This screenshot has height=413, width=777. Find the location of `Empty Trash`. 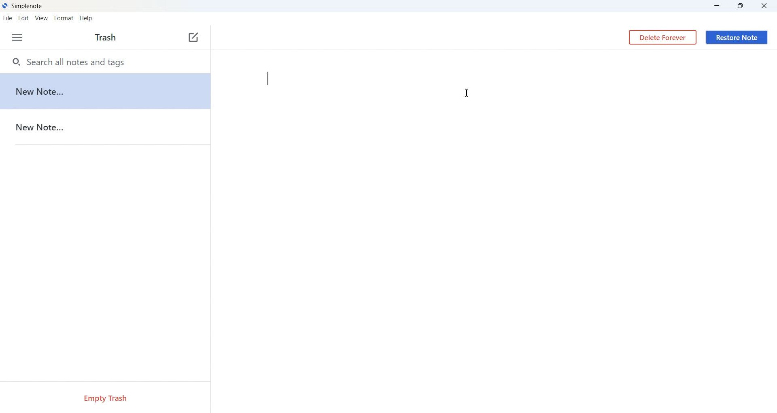

Empty Trash is located at coordinates (104, 398).